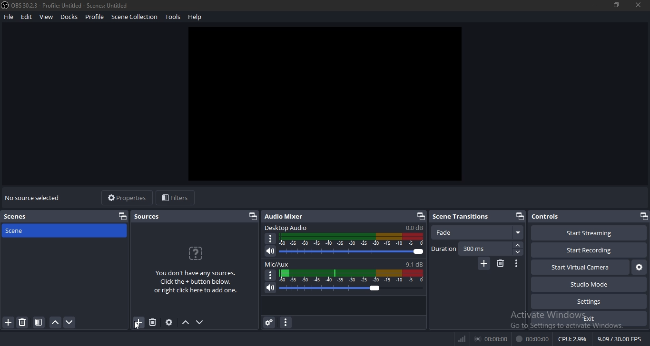  What do you see at coordinates (39, 323) in the screenshot?
I see `configure scene` at bounding box center [39, 323].